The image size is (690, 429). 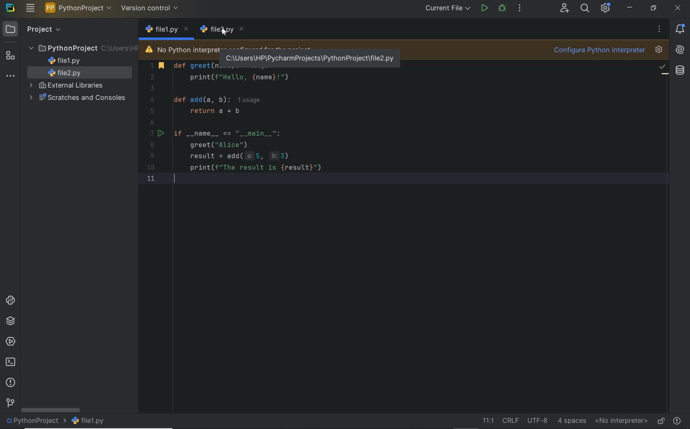 What do you see at coordinates (65, 61) in the screenshot?
I see `file name 1` at bounding box center [65, 61].